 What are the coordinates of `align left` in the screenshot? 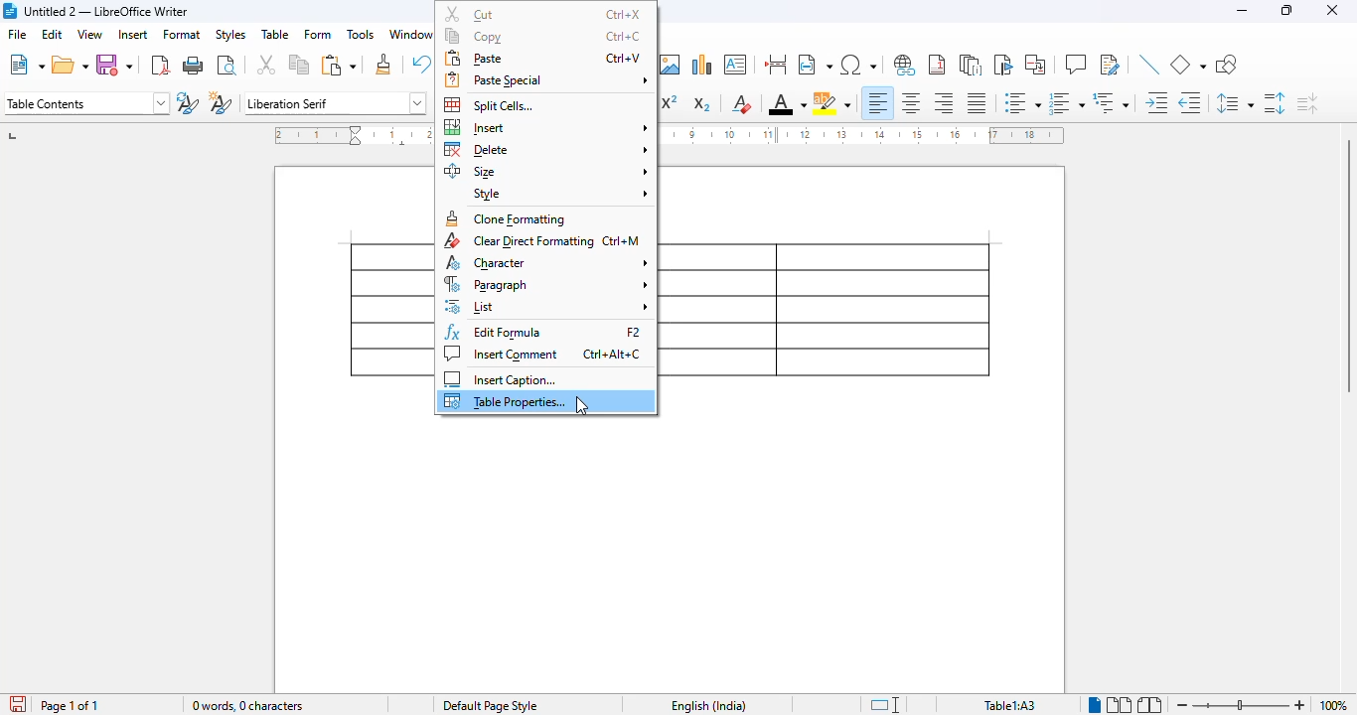 It's located at (878, 101).